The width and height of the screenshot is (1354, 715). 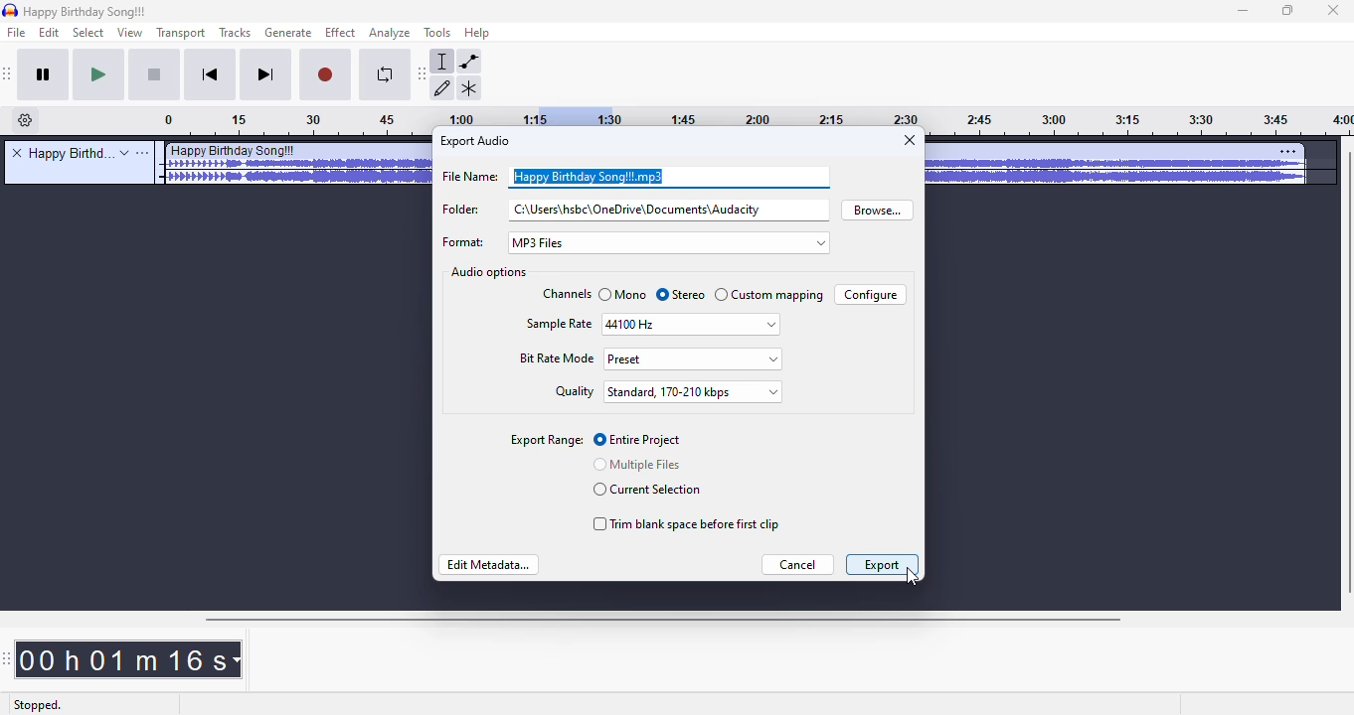 What do you see at coordinates (129, 659) in the screenshot?
I see `00 h 01 m 16 s` at bounding box center [129, 659].